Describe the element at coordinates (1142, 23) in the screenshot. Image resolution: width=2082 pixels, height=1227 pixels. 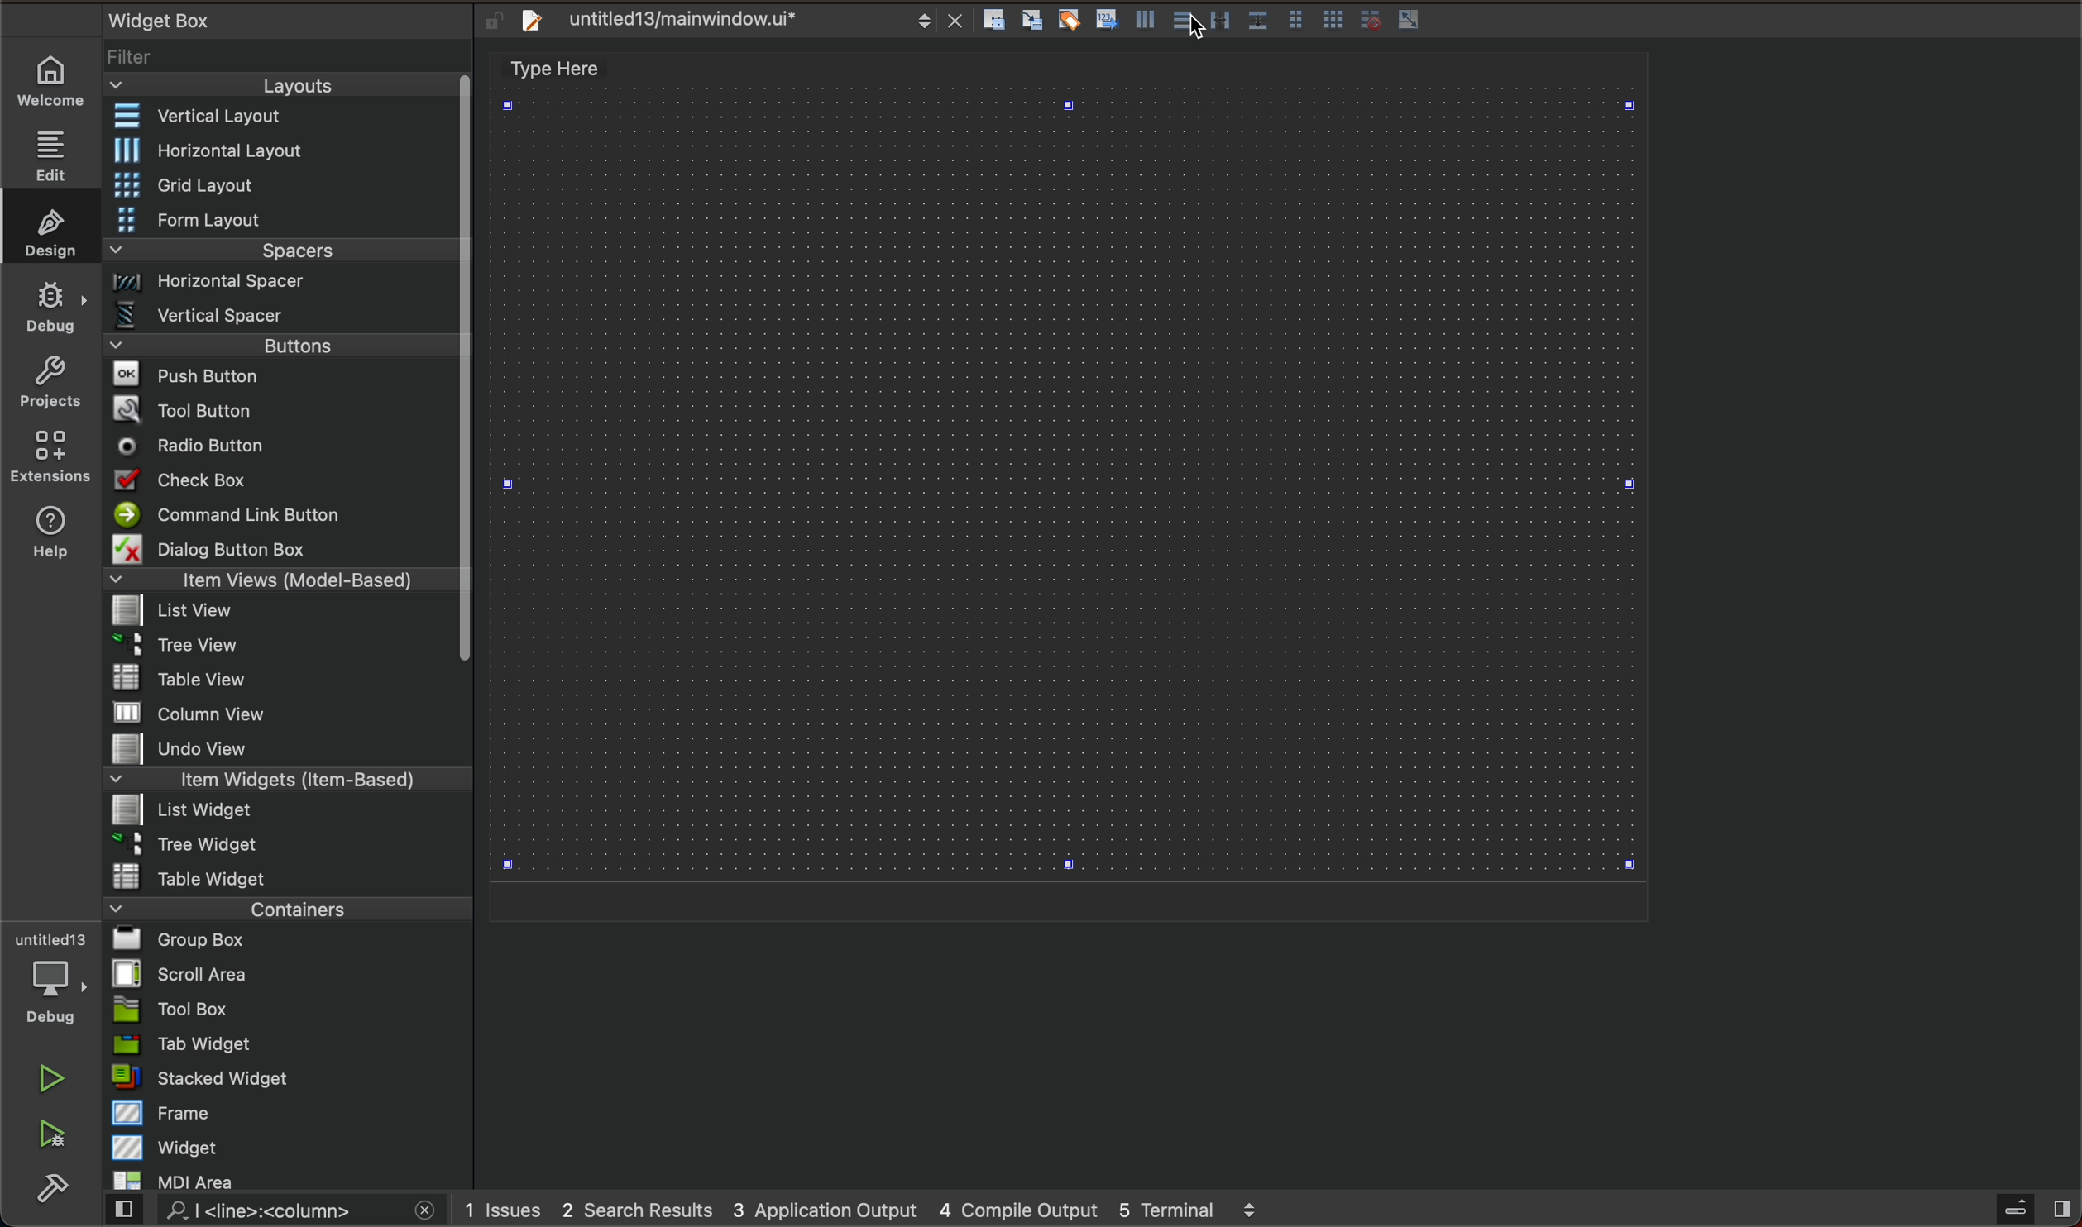
I see `vartical layout` at that location.